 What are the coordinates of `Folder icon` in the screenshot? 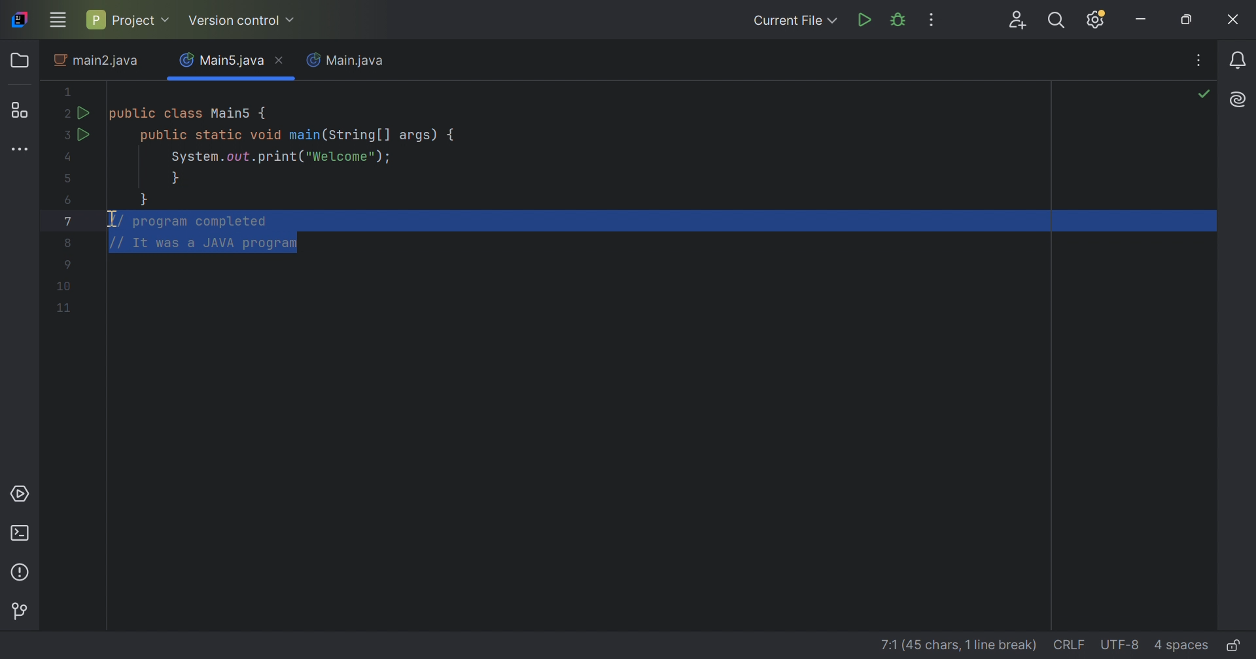 It's located at (20, 61).